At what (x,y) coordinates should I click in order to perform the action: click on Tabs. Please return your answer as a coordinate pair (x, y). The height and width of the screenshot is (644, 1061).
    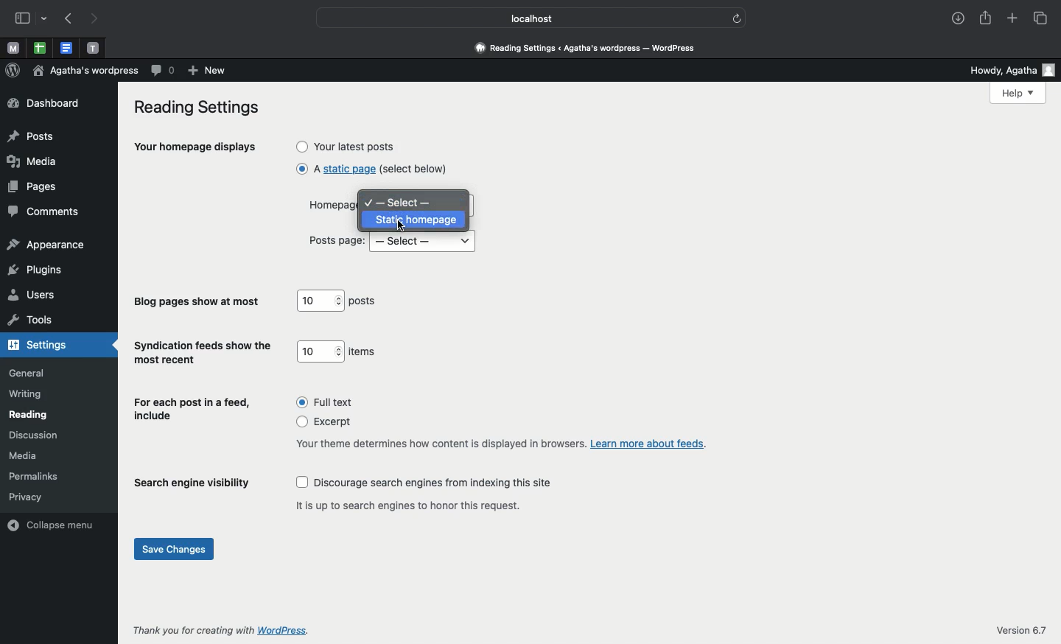
    Looking at the image, I should click on (1043, 19).